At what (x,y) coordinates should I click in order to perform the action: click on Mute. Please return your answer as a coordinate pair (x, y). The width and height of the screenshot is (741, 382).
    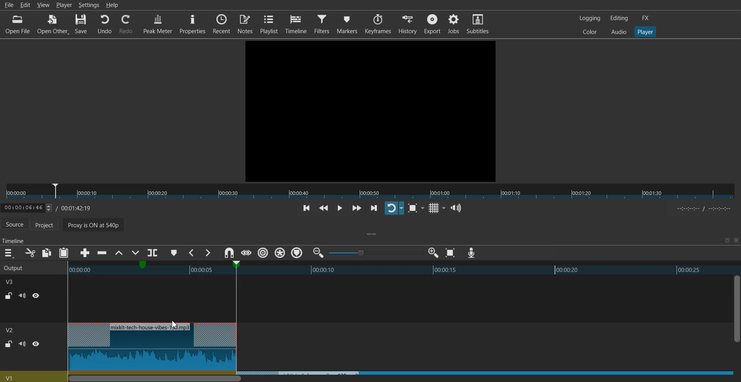
    Looking at the image, I should click on (22, 343).